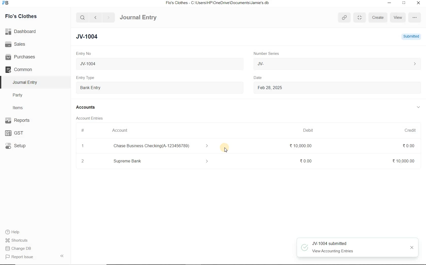 The image size is (426, 265). What do you see at coordinates (398, 17) in the screenshot?
I see `View` at bounding box center [398, 17].